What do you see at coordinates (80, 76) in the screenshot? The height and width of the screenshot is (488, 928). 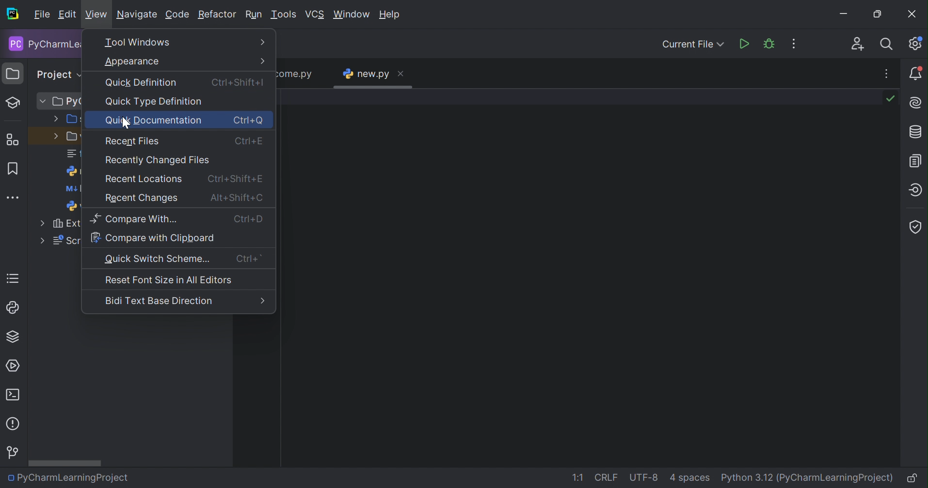 I see `Drop down` at bounding box center [80, 76].